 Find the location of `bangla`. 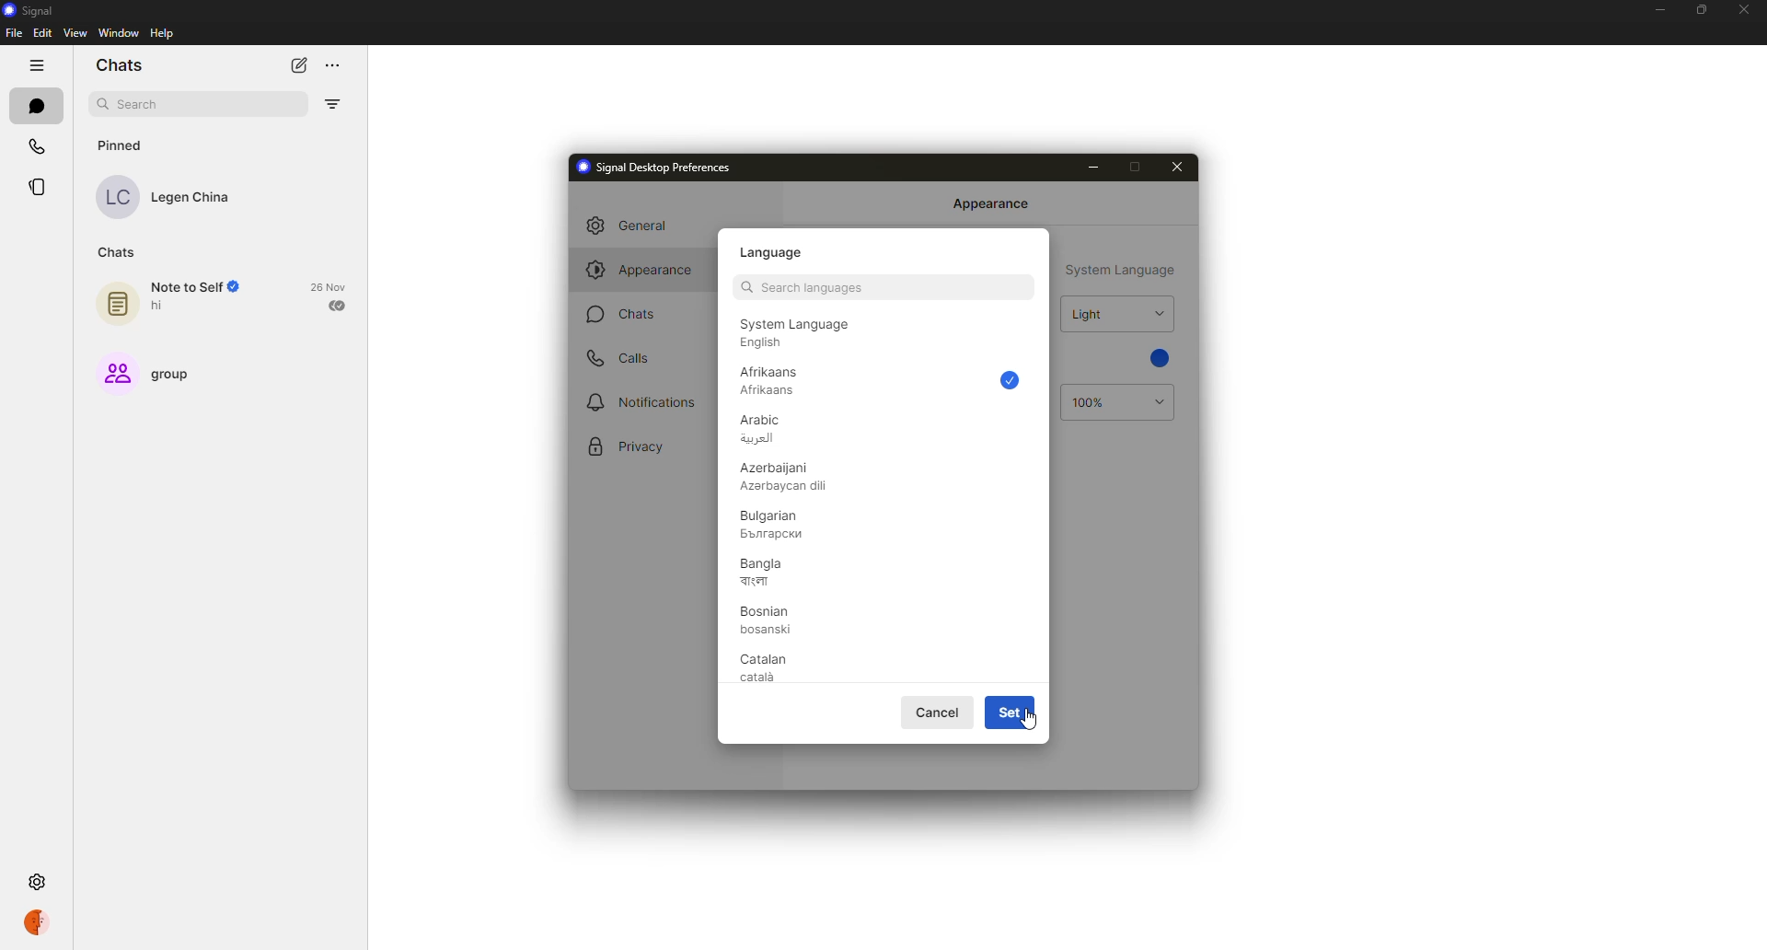

bangla is located at coordinates (768, 571).